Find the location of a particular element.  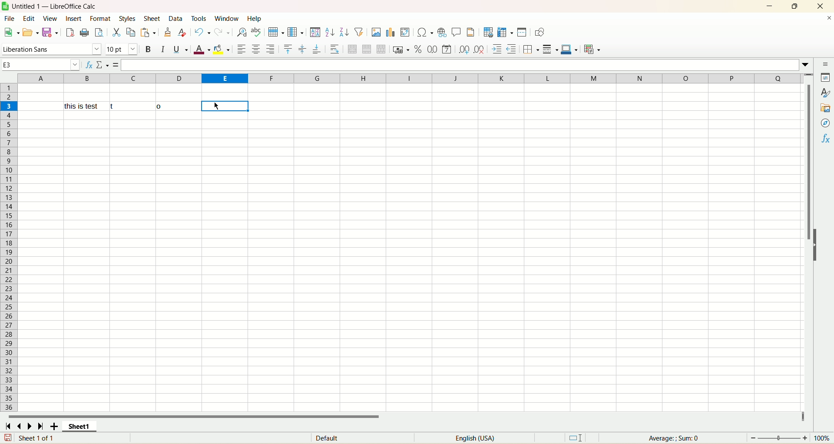

properties is located at coordinates (827, 79).